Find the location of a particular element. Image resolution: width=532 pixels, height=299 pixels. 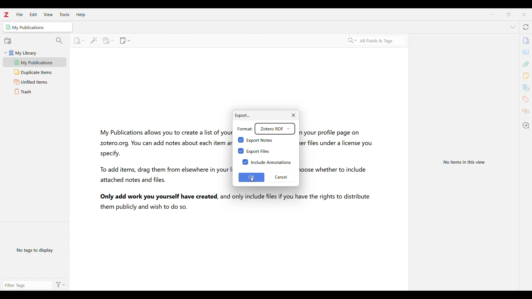

Export Notes is located at coordinates (262, 140).